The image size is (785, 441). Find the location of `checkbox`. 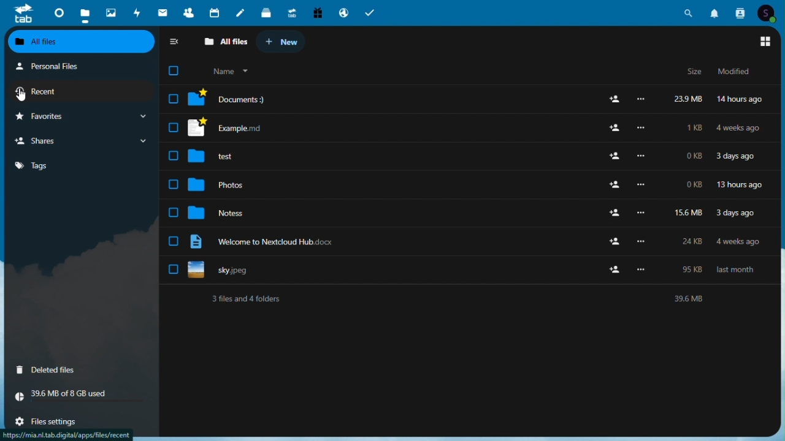

checkbox is located at coordinates (179, 71).